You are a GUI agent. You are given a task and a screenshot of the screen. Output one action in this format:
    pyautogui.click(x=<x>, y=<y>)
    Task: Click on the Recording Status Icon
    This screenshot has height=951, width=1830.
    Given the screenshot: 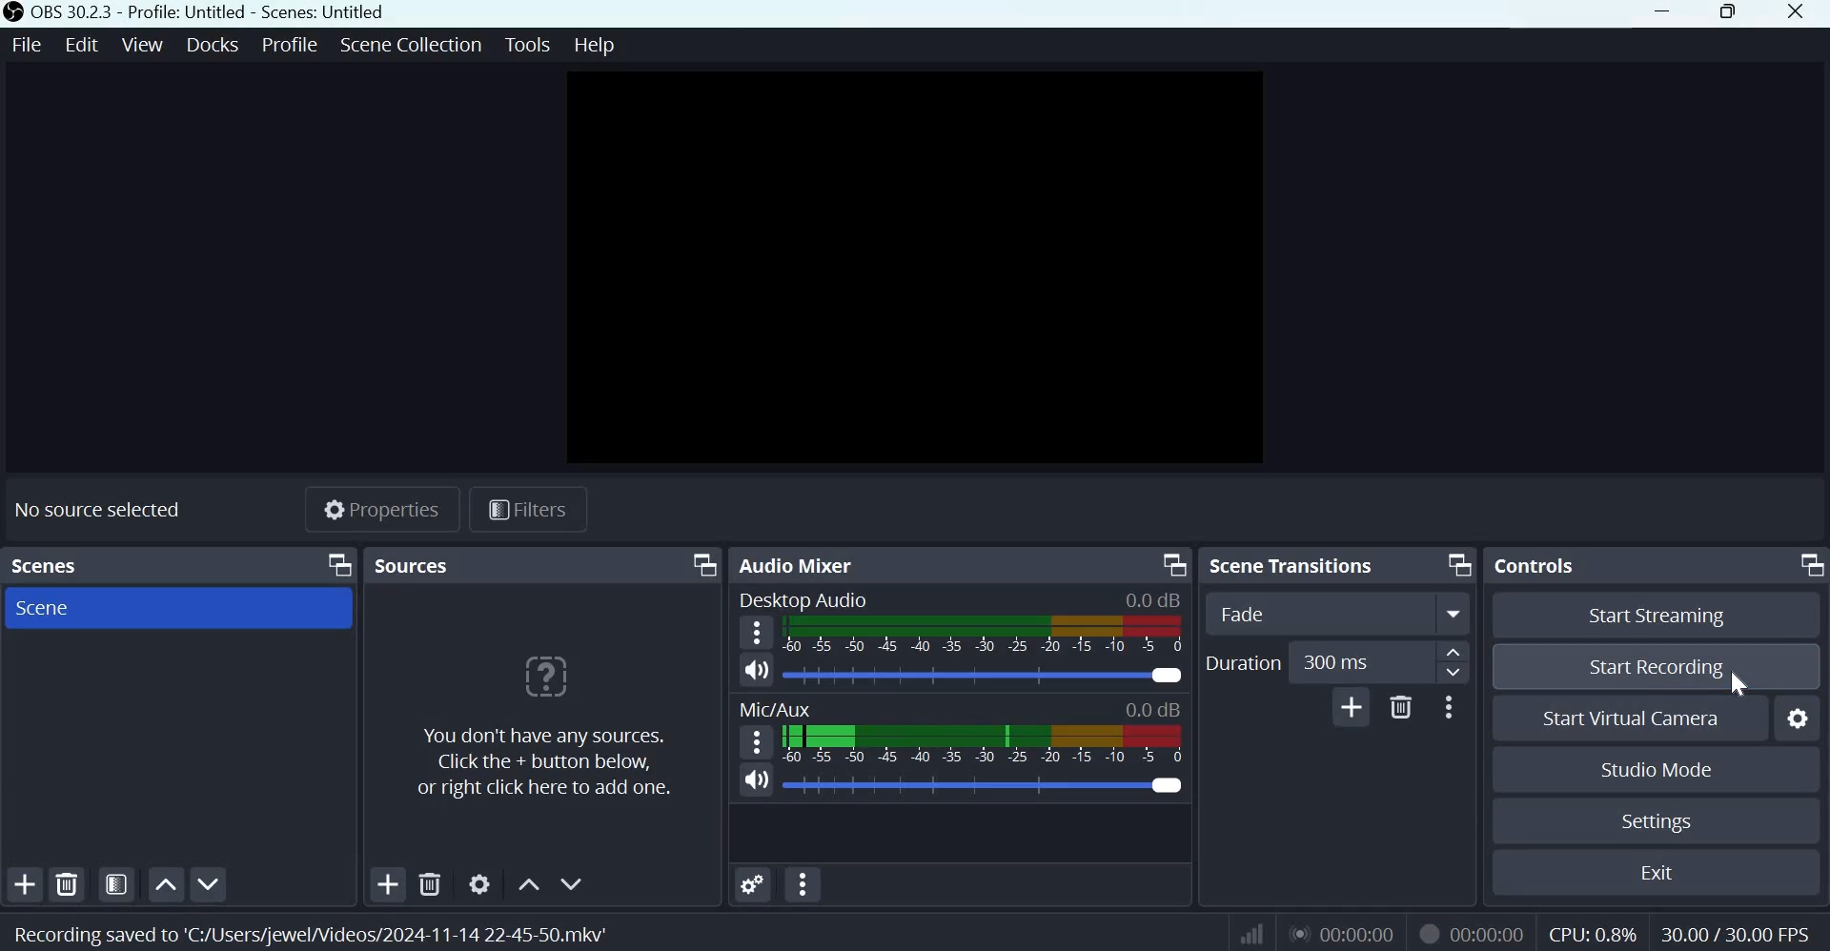 What is the action you would take?
    pyautogui.click(x=1425, y=934)
    